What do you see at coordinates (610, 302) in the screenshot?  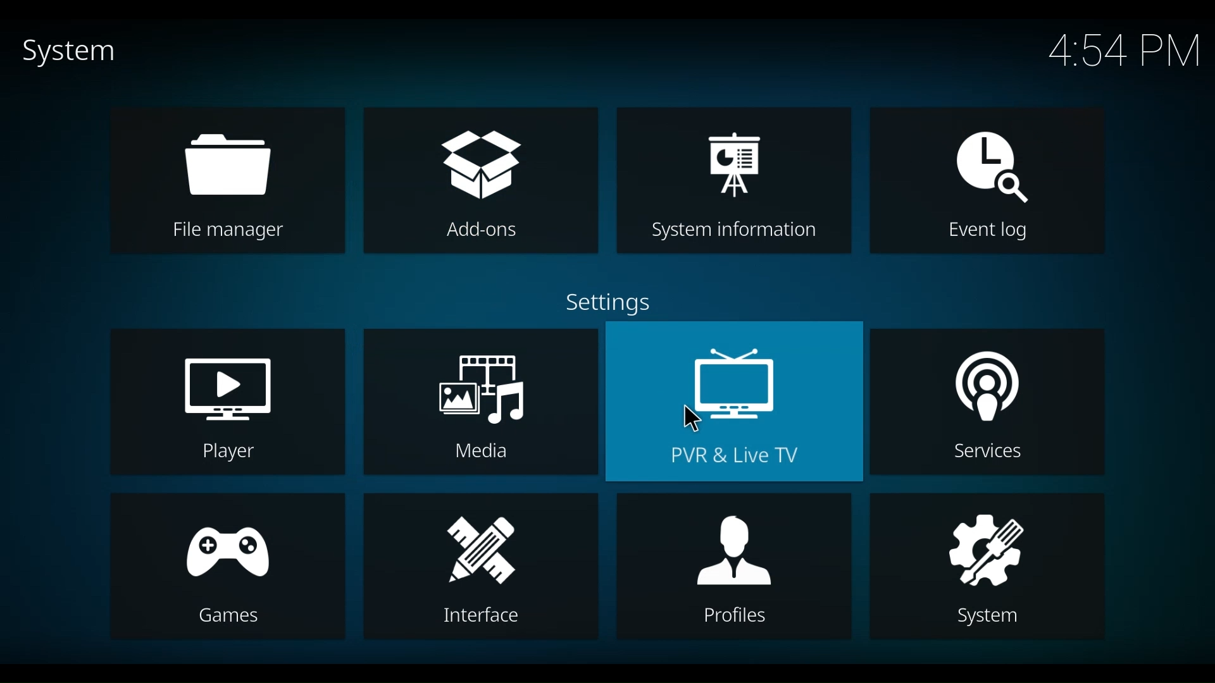 I see `Settings` at bounding box center [610, 302].